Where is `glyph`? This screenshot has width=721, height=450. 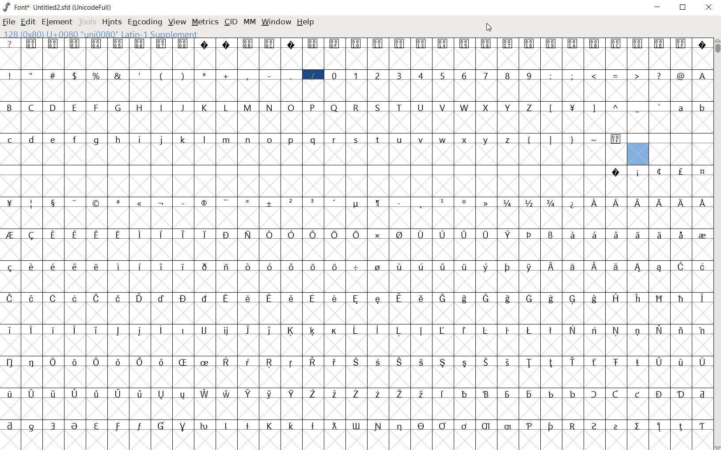
glyph is located at coordinates (421, 426).